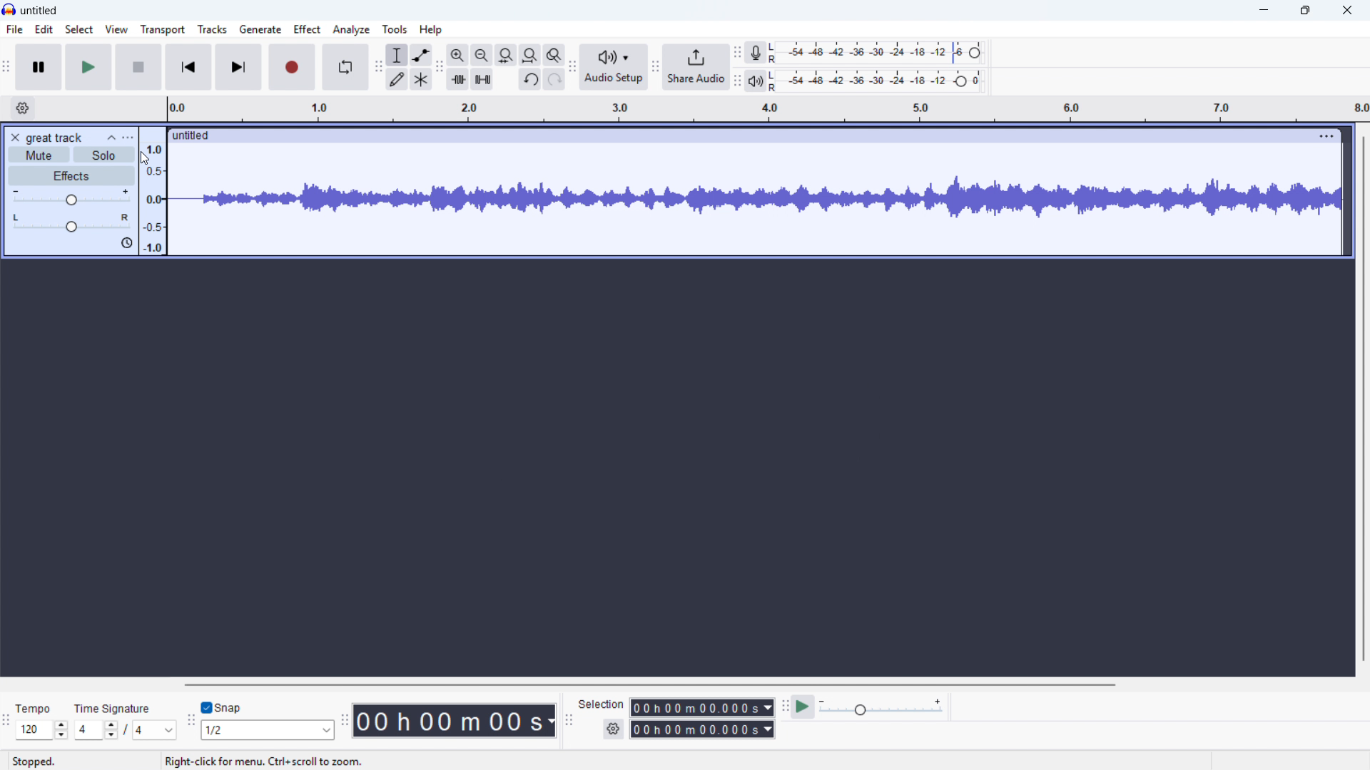  Describe the element at coordinates (397, 79) in the screenshot. I see `Draw tool ` at that location.